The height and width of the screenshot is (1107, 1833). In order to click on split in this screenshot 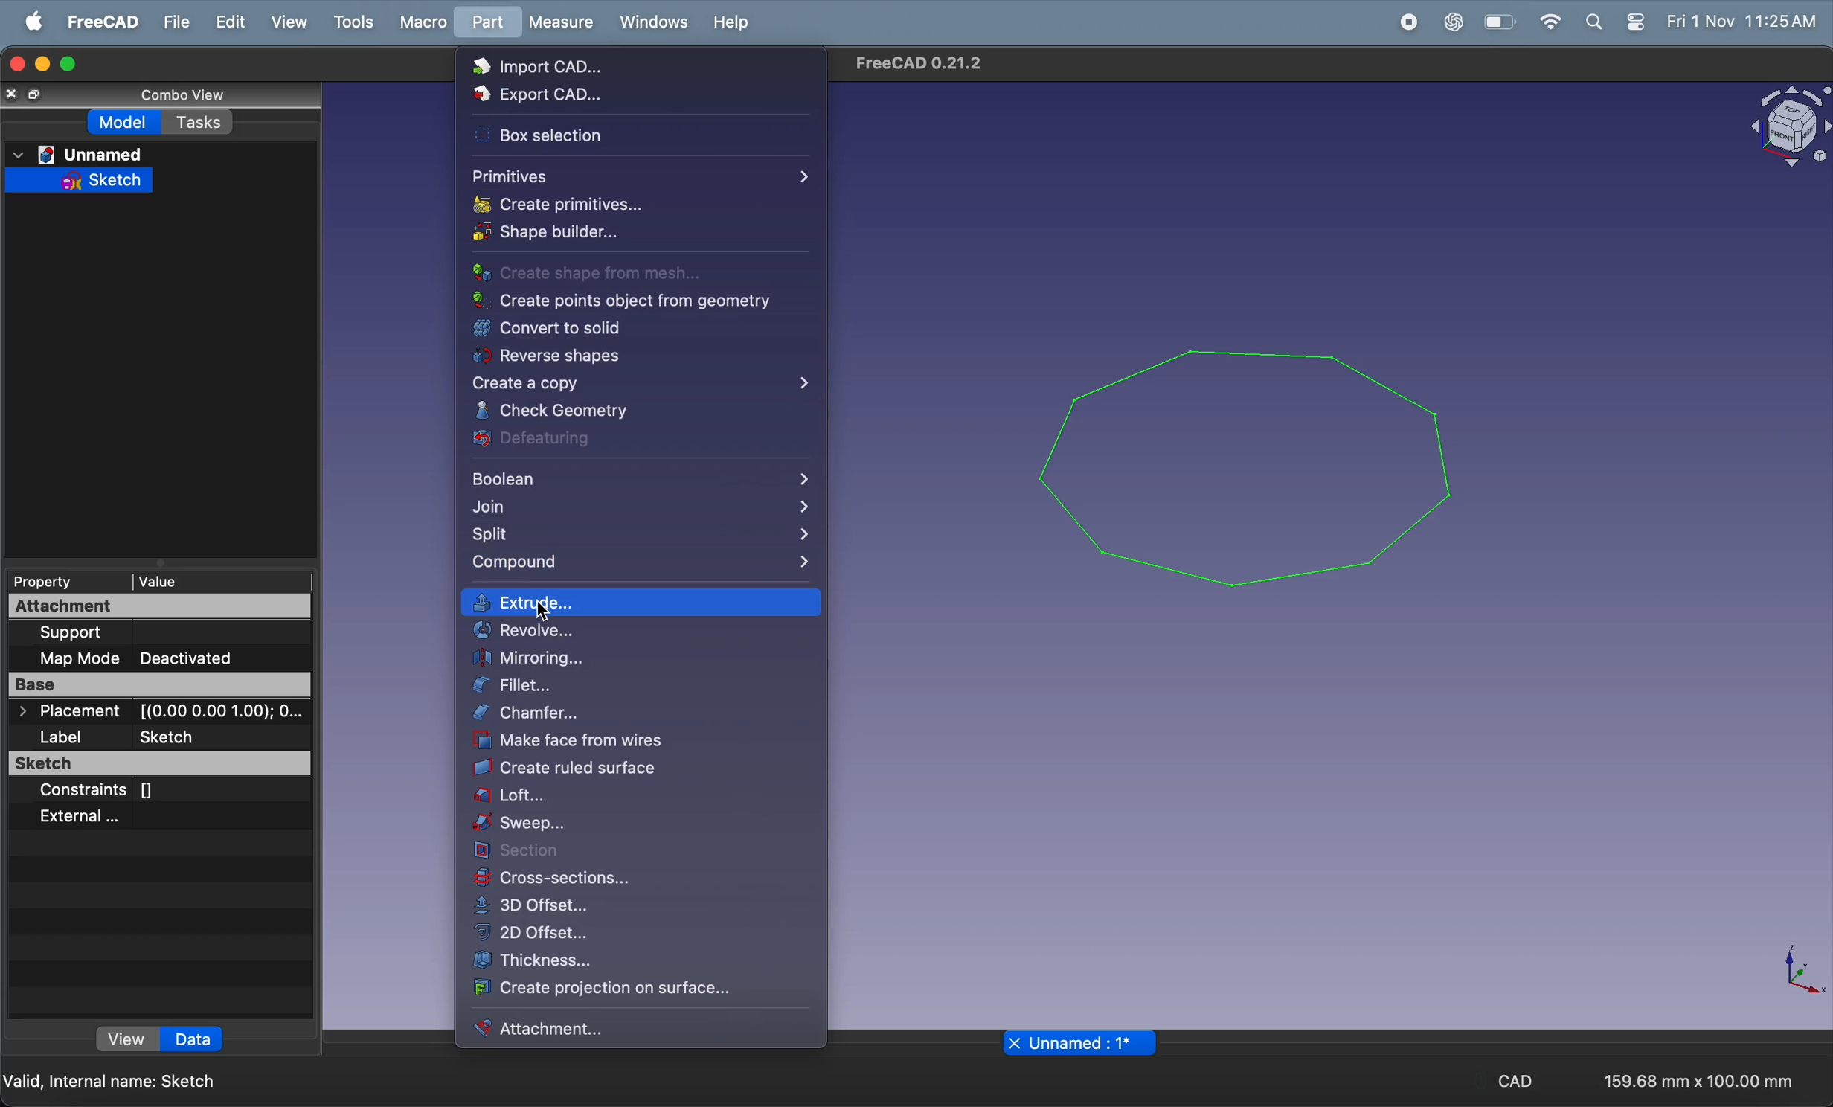, I will do `click(643, 539)`.